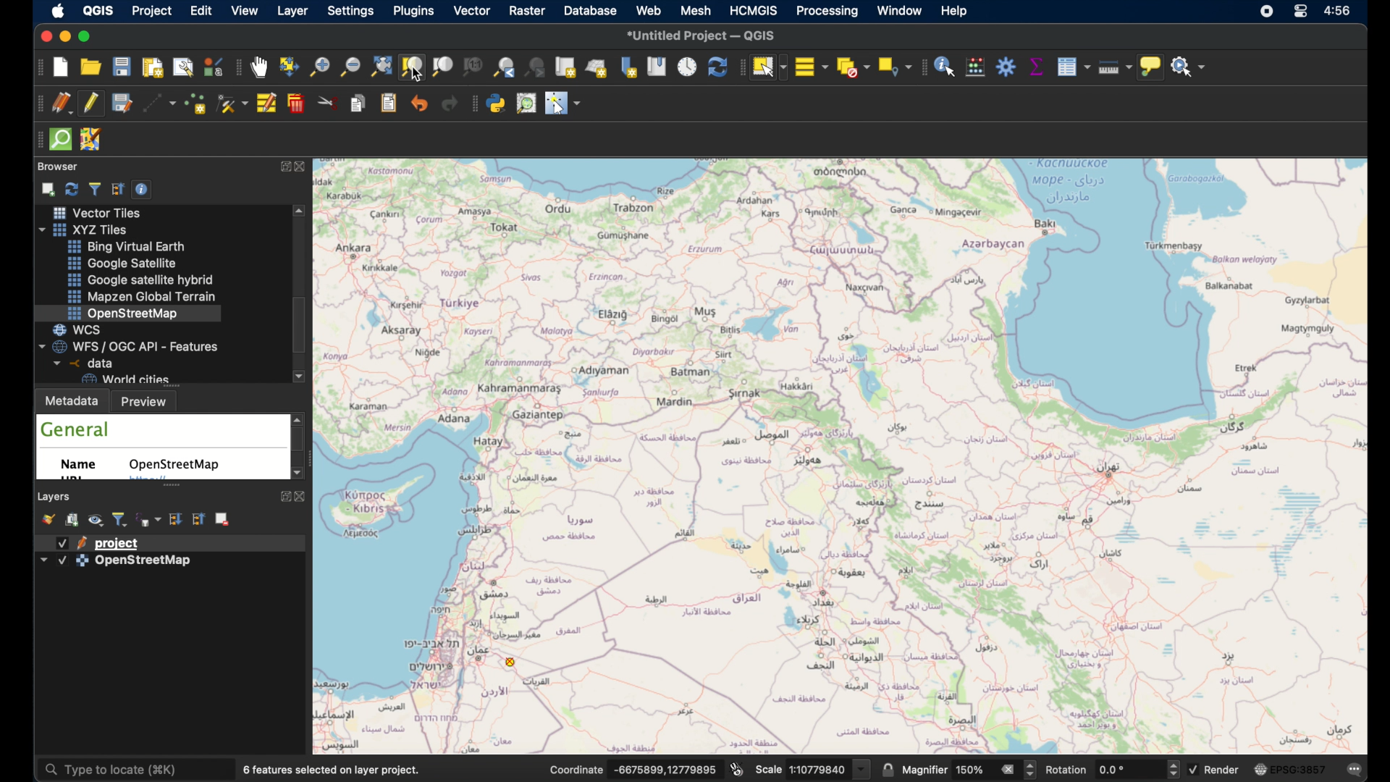 This screenshot has width=1390, height=782. Describe the element at coordinates (132, 770) in the screenshot. I see `type locate` at that location.